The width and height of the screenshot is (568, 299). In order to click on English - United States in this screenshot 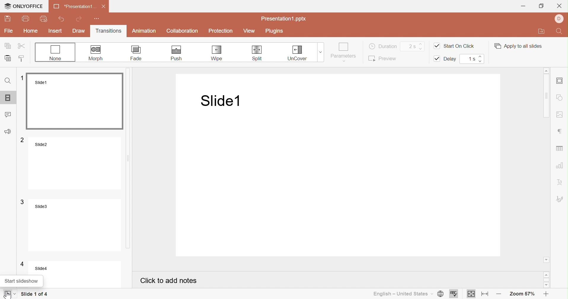, I will do `click(403, 294)`.